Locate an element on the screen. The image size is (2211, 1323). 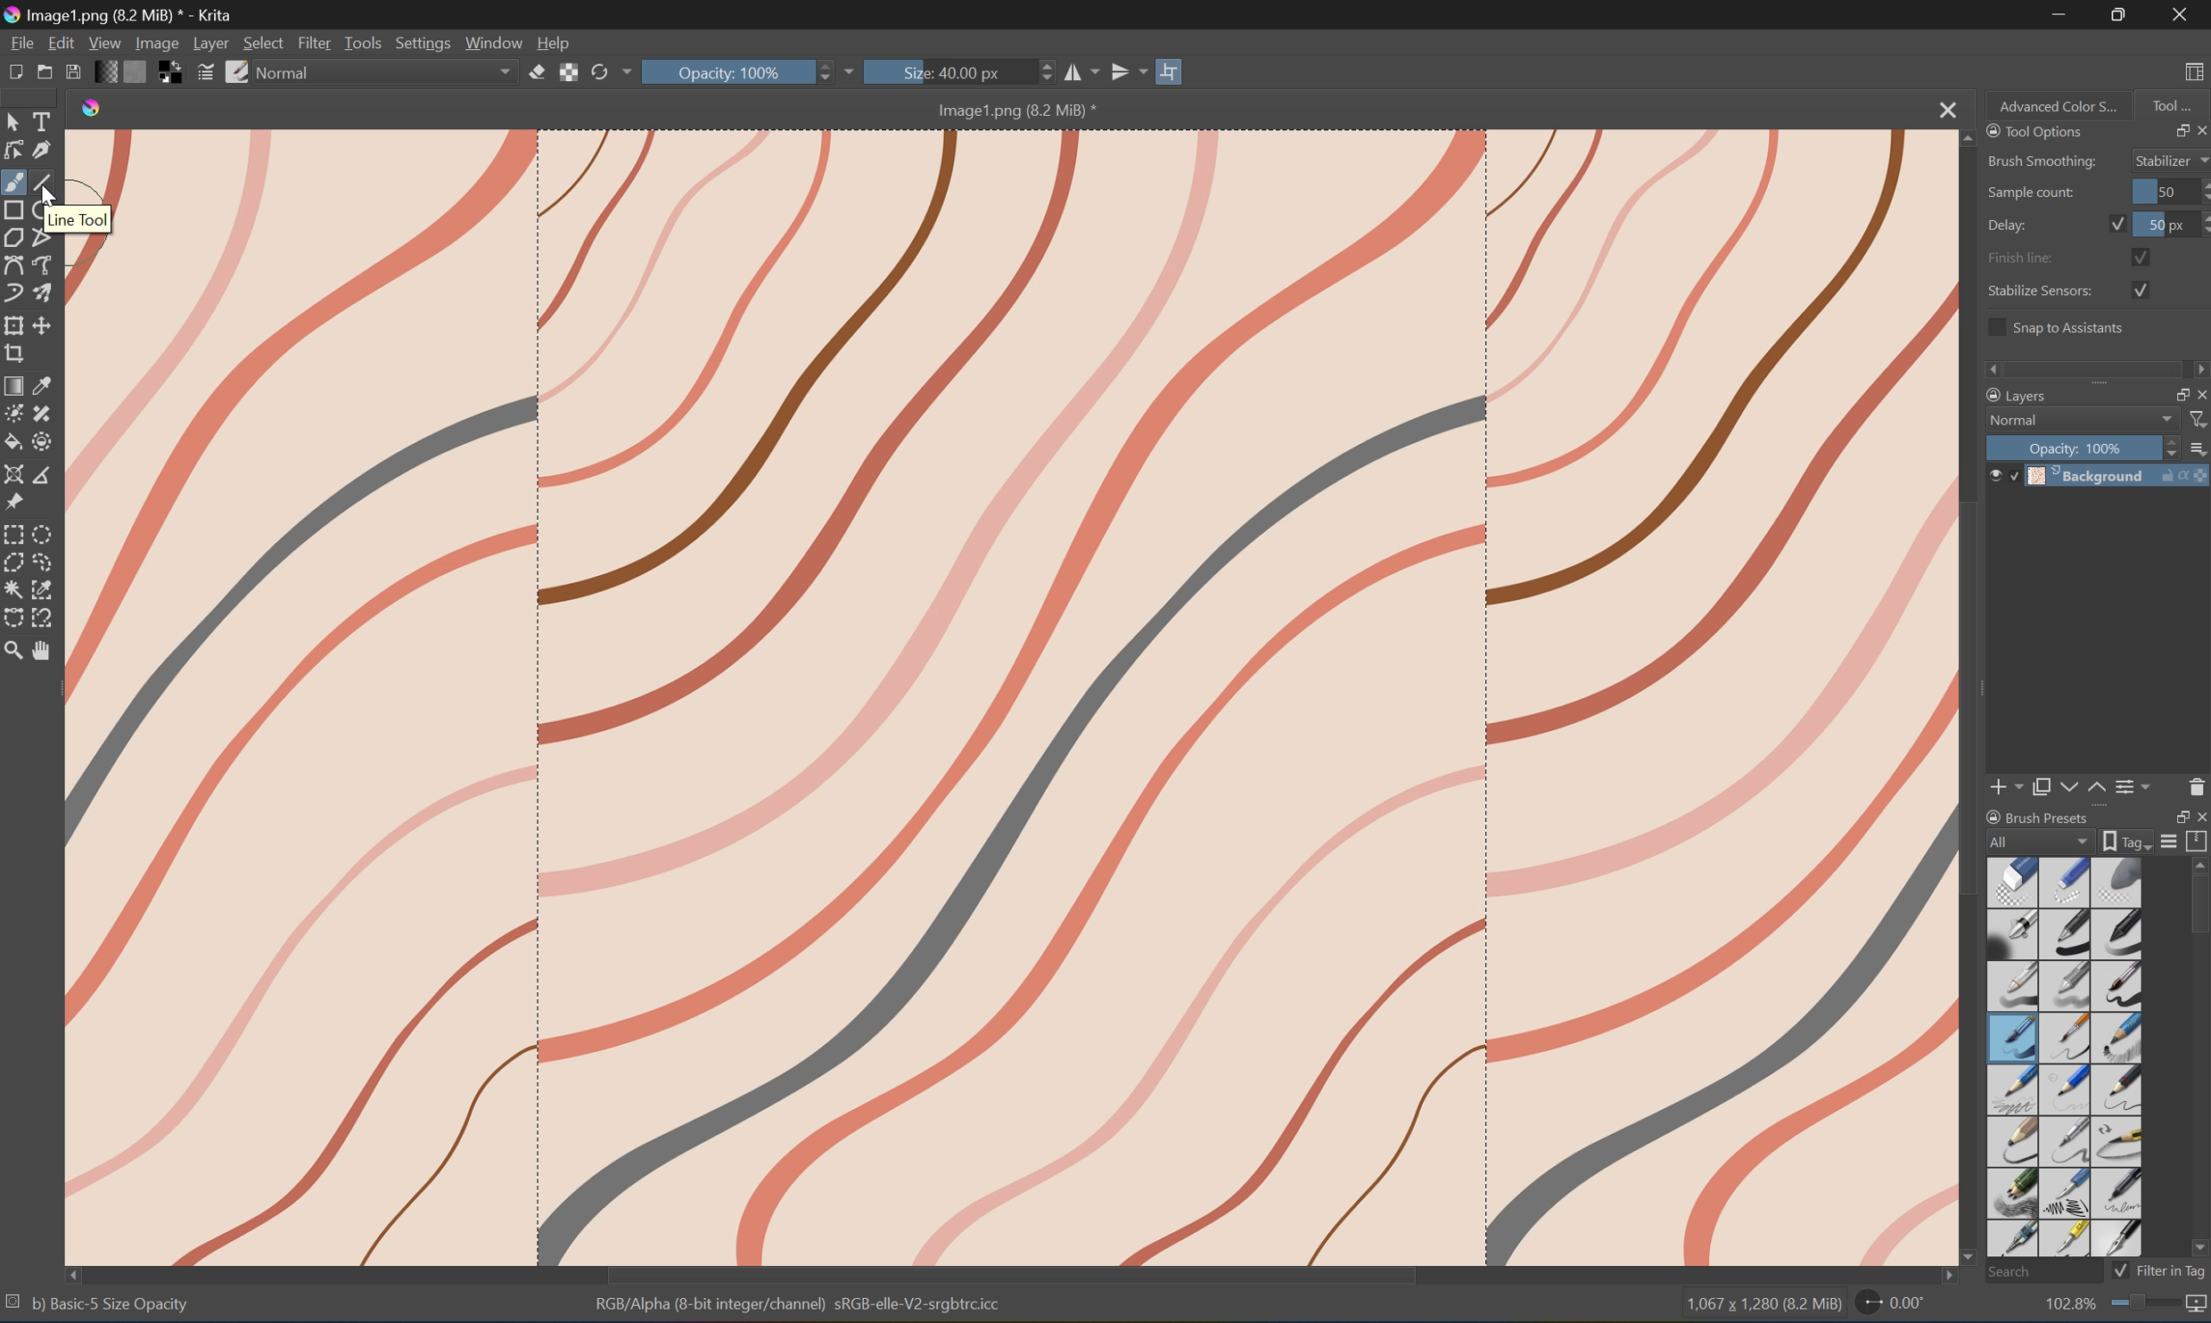
Select is located at coordinates (263, 42).